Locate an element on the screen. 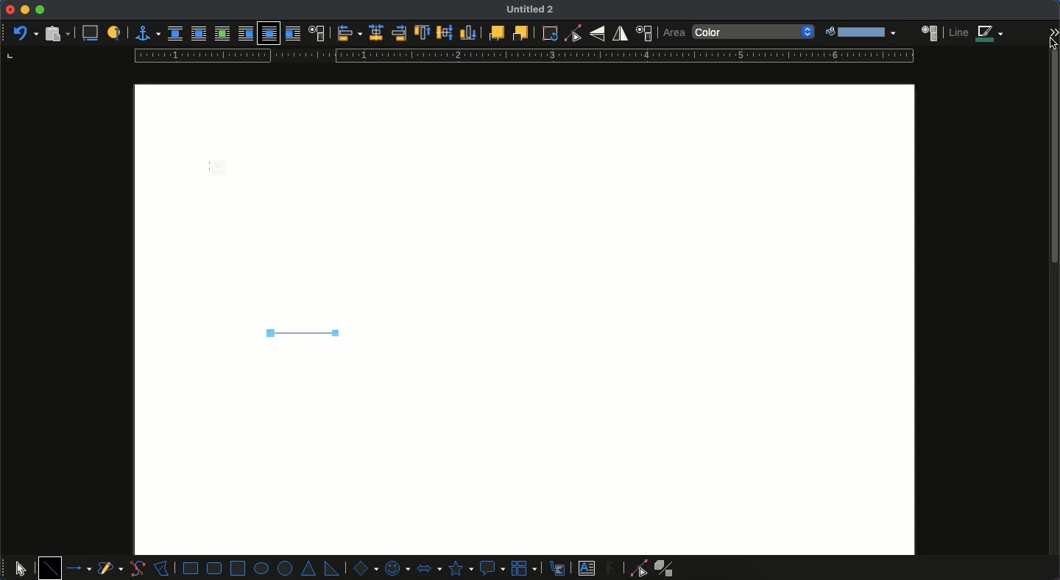 Image resolution: width=1060 pixels, height=580 pixels. a label to identify object is located at coordinates (114, 34).